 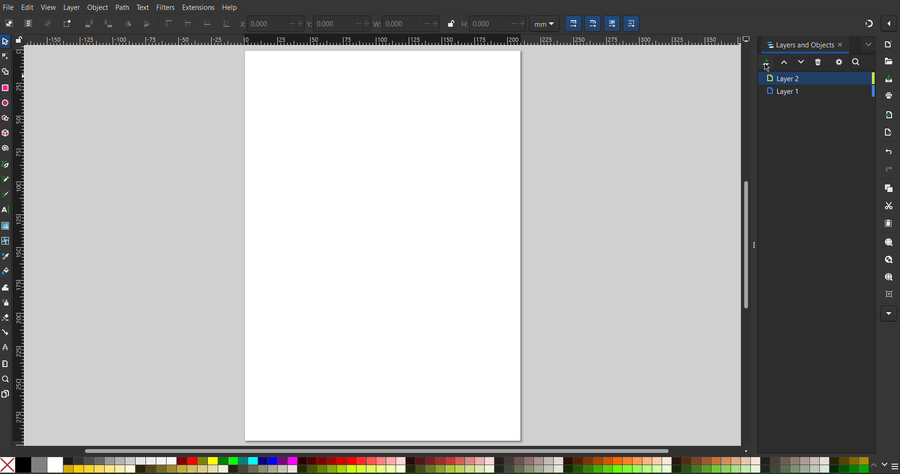 What do you see at coordinates (889, 224) in the screenshot?
I see `Paste` at bounding box center [889, 224].